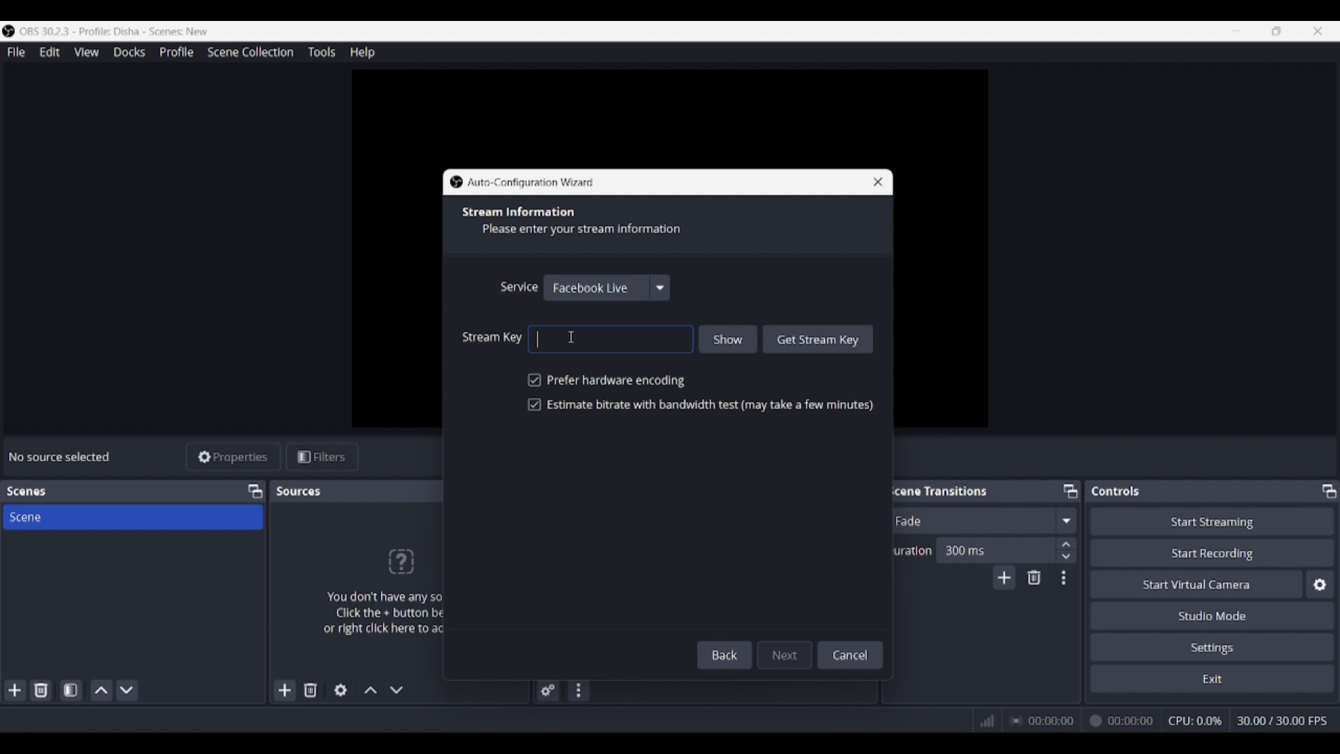 The width and height of the screenshot is (1340, 754). Describe the element at coordinates (578, 222) in the screenshot. I see `Section title and description` at that location.